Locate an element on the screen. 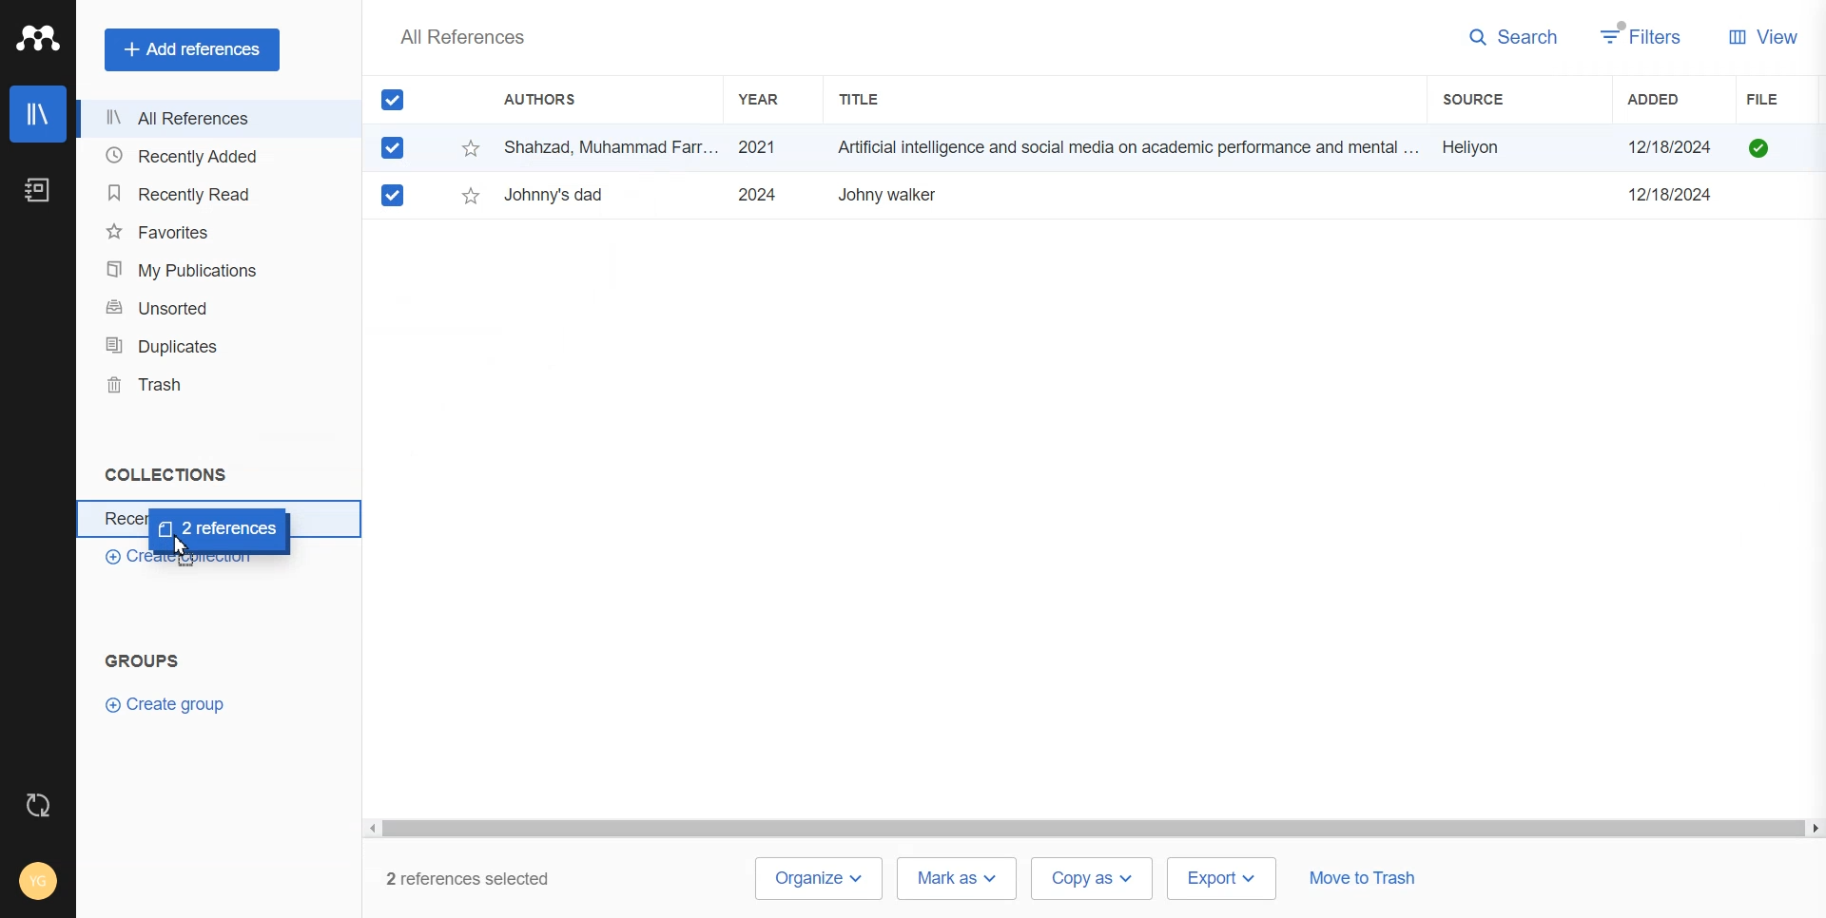  Cursor is located at coordinates (220, 533).